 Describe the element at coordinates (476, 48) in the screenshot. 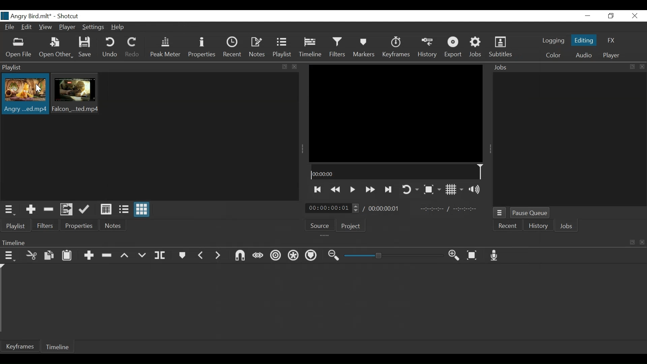

I see `Jobs` at that location.